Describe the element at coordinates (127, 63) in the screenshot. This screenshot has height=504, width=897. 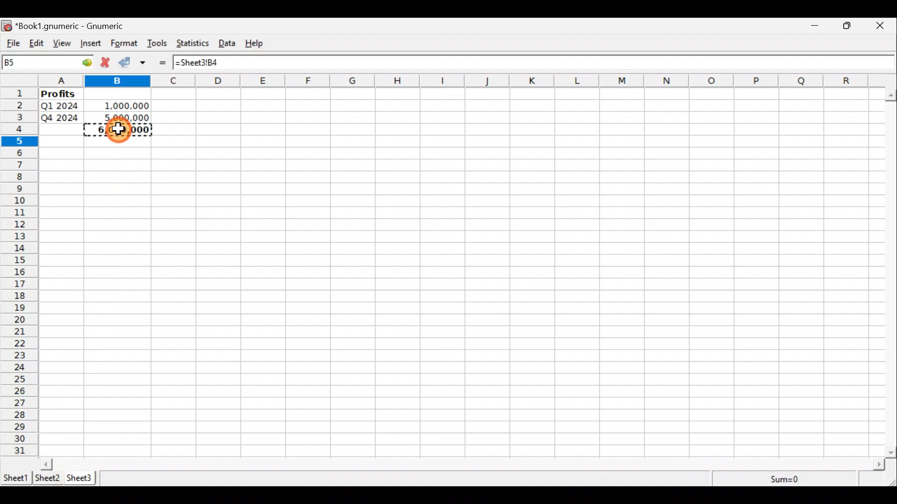
I see `Accept change` at that location.